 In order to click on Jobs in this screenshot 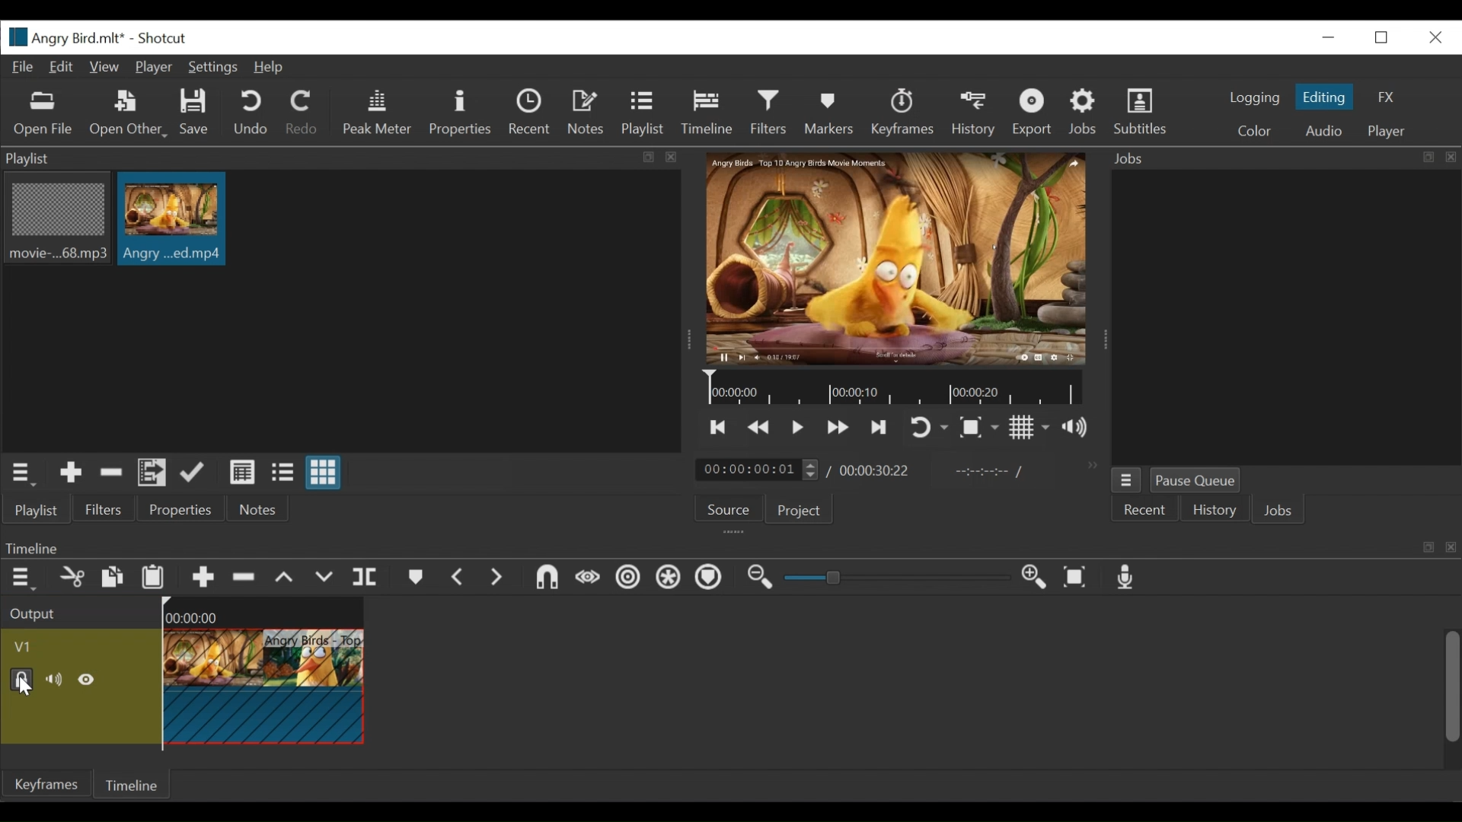, I will do `click(1281, 510)`.